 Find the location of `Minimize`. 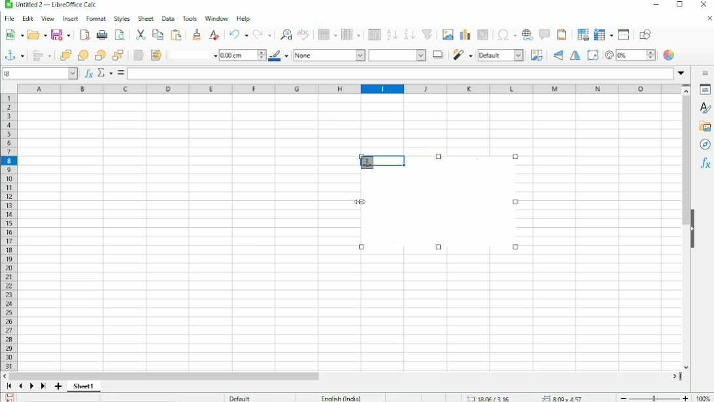

Minimize is located at coordinates (654, 5).